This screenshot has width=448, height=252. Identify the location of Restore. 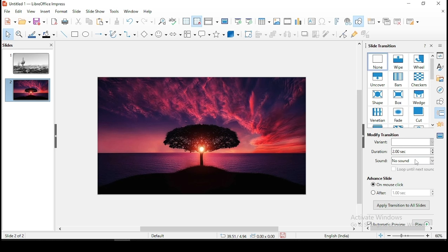
(422, 3).